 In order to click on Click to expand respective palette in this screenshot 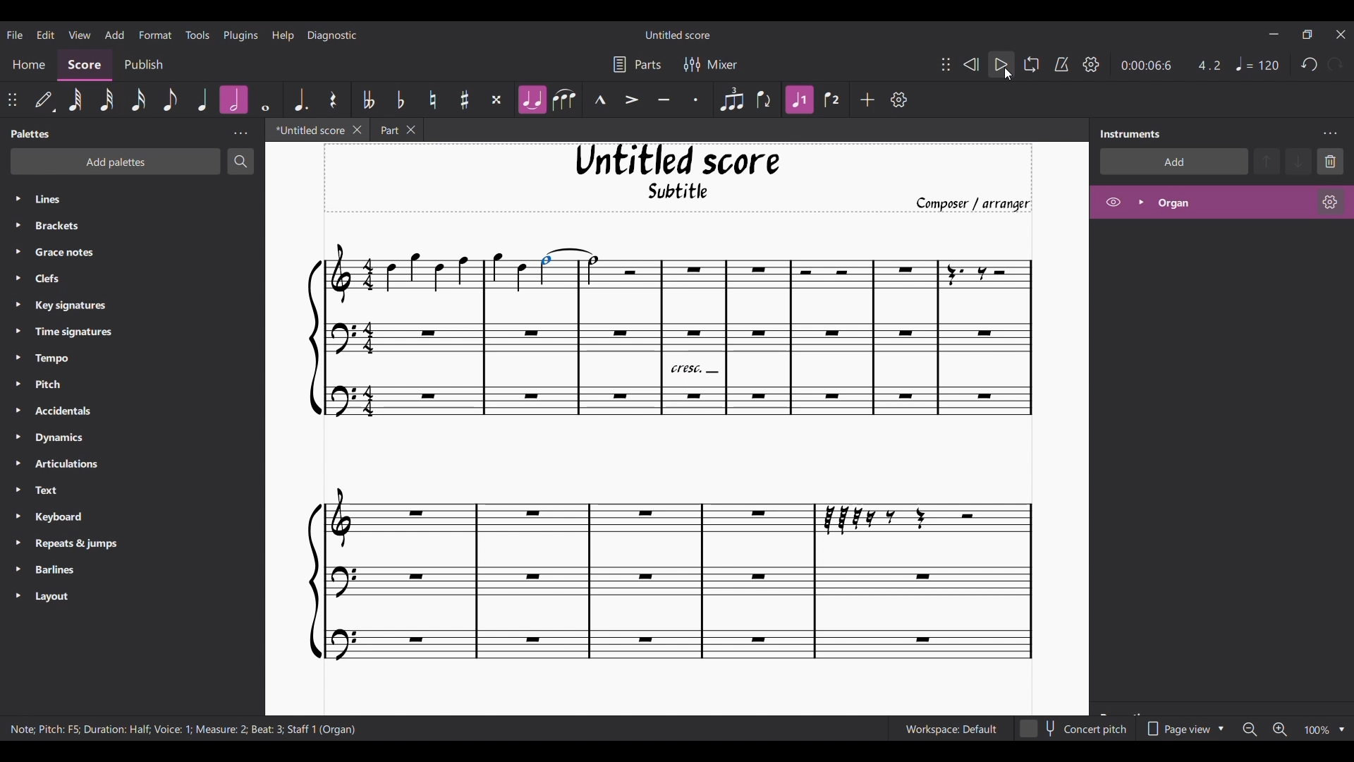, I will do `click(17, 397)`.